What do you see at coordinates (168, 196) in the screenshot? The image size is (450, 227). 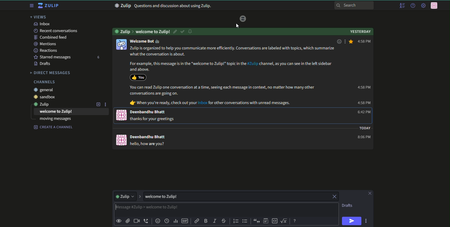 I see `welcome to Zulip!` at bounding box center [168, 196].